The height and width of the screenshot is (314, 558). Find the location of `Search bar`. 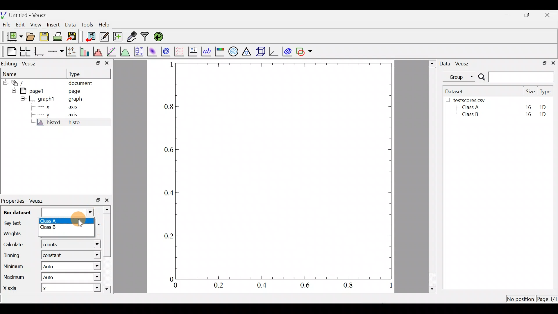

Search bar is located at coordinates (516, 77).